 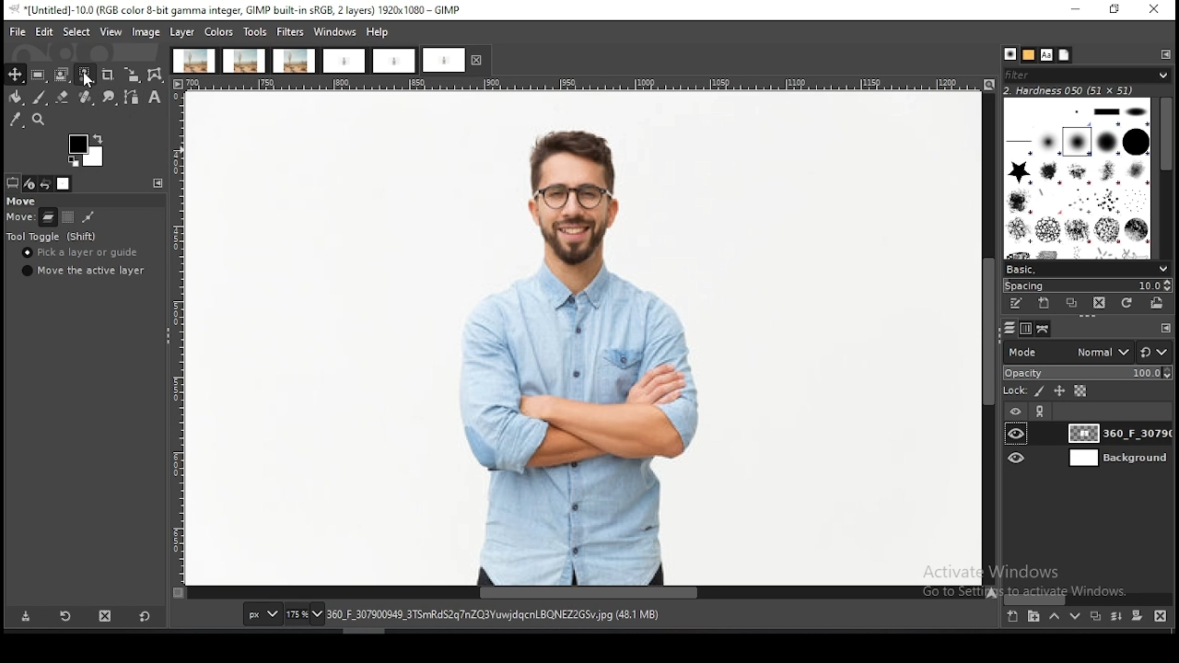 What do you see at coordinates (19, 216) in the screenshot?
I see `move` at bounding box center [19, 216].